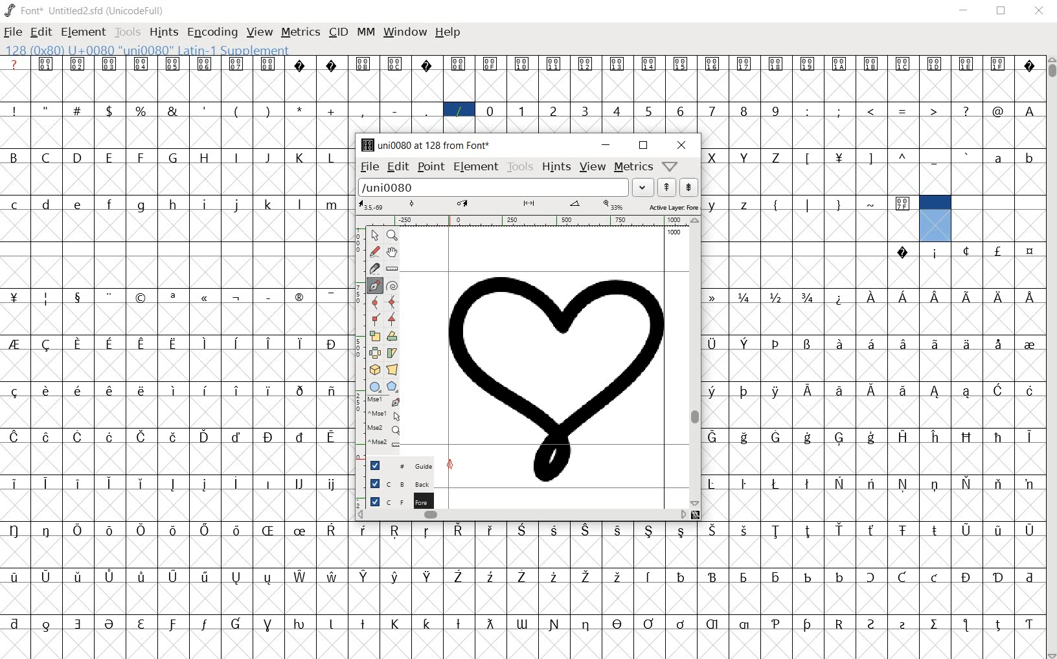  Describe the element at coordinates (904, 344) in the screenshot. I see `glyph` at that location.